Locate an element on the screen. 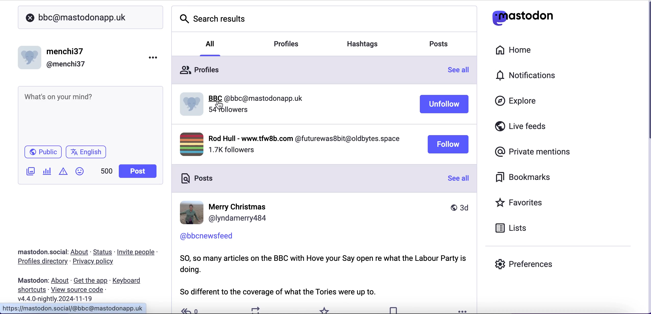 The height and width of the screenshot is (314, 651). about is located at coordinates (61, 281).